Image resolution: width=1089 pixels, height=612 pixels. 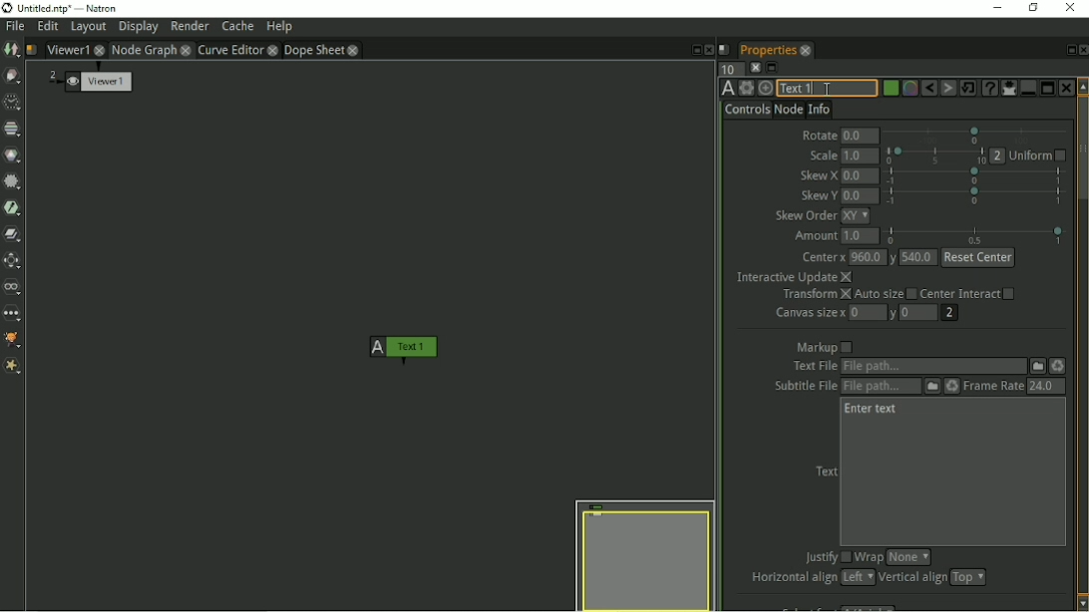 What do you see at coordinates (810, 315) in the screenshot?
I see `Canvas size` at bounding box center [810, 315].